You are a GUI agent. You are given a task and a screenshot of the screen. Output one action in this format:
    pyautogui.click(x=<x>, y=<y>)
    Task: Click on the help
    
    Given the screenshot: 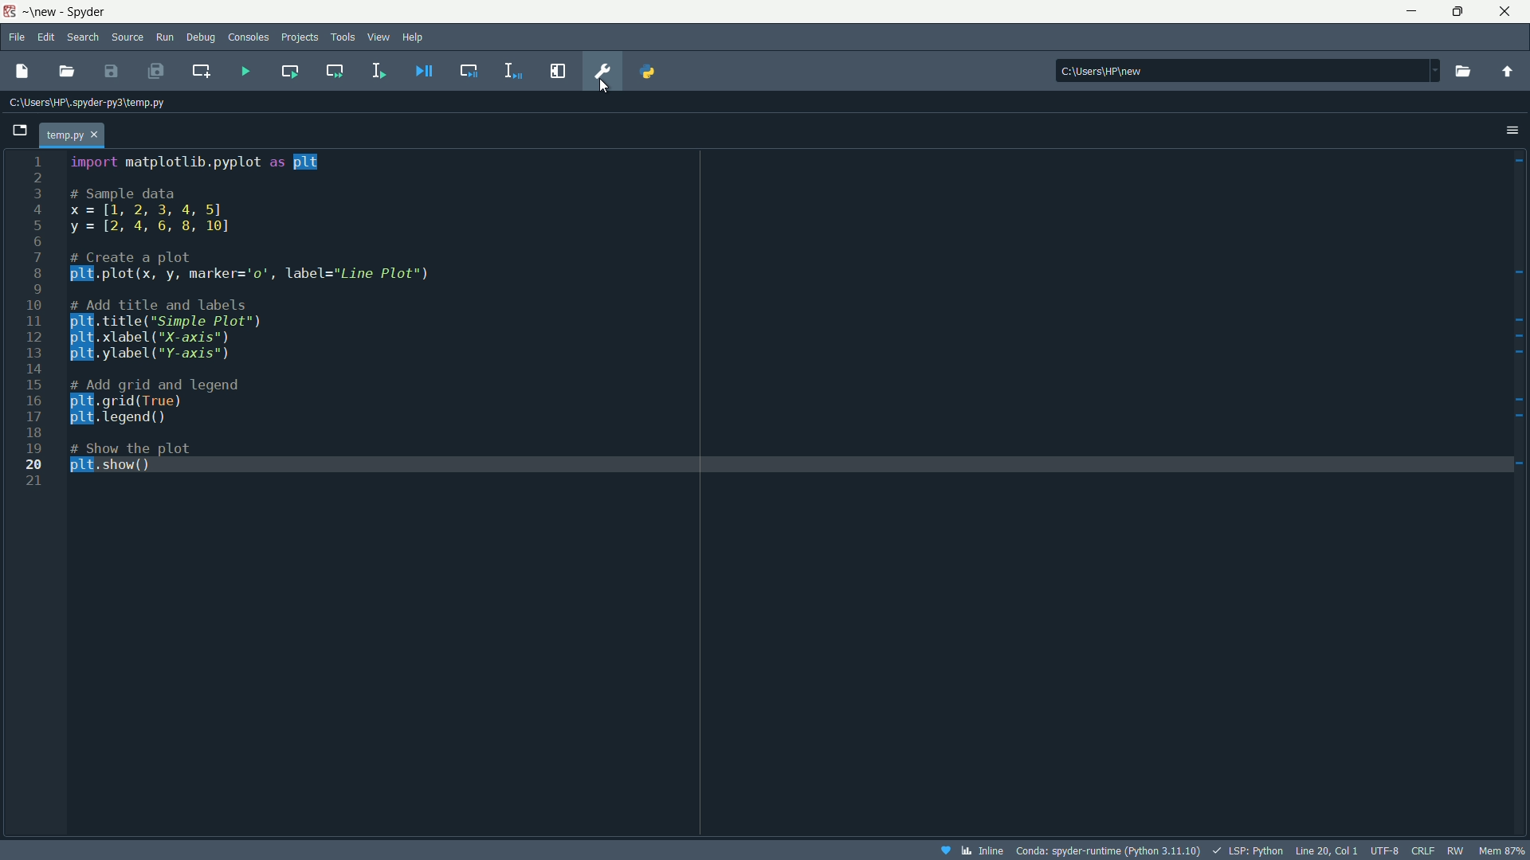 What is the action you would take?
    pyautogui.click(x=414, y=36)
    